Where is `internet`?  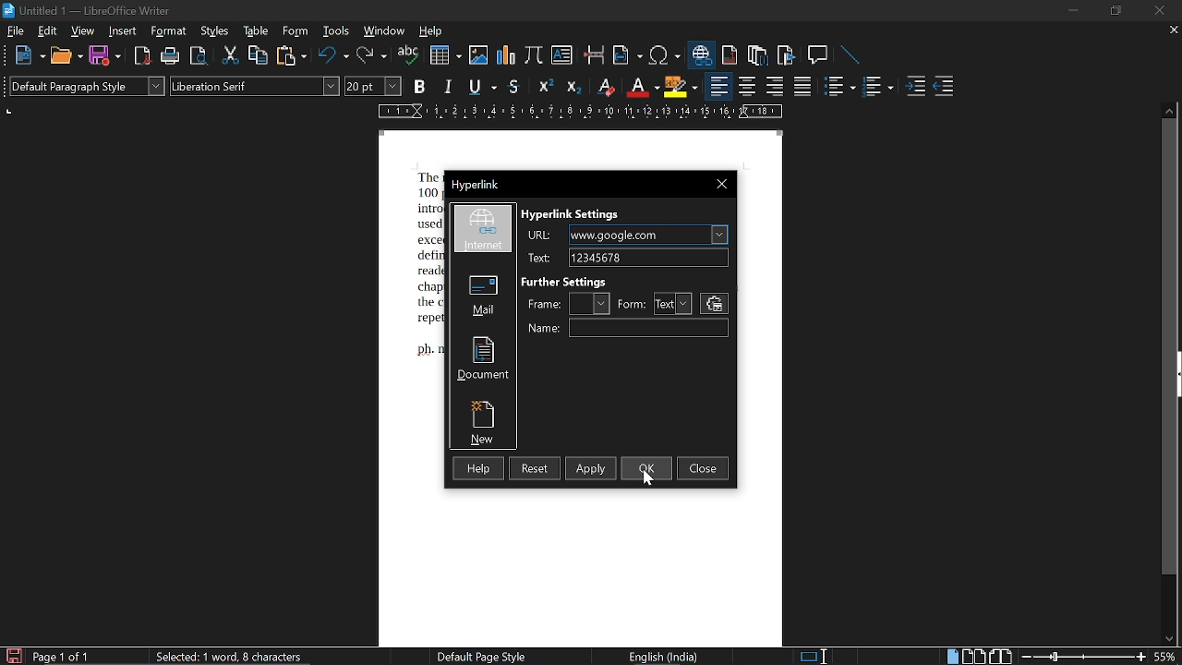
internet is located at coordinates (484, 230).